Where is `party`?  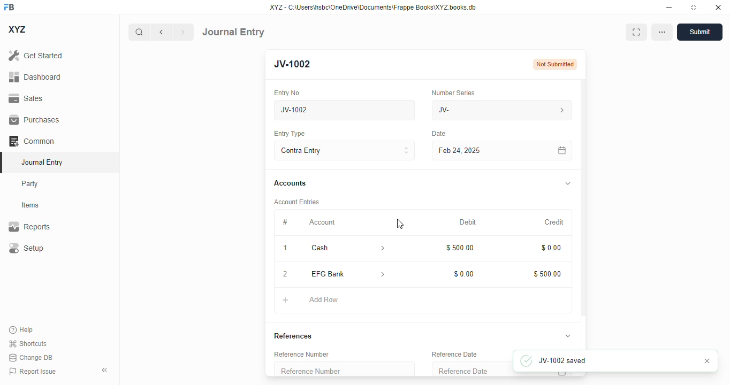
party is located at coordinates (31, 184).